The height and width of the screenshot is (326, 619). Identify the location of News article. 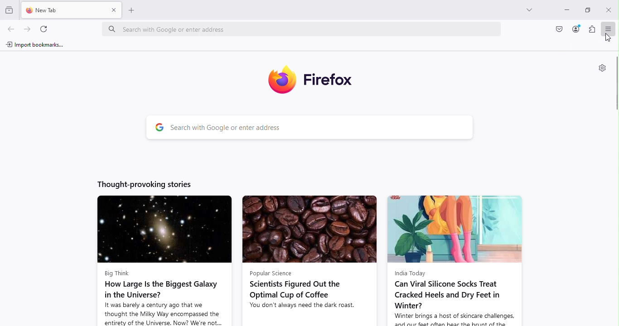
(309, 260).